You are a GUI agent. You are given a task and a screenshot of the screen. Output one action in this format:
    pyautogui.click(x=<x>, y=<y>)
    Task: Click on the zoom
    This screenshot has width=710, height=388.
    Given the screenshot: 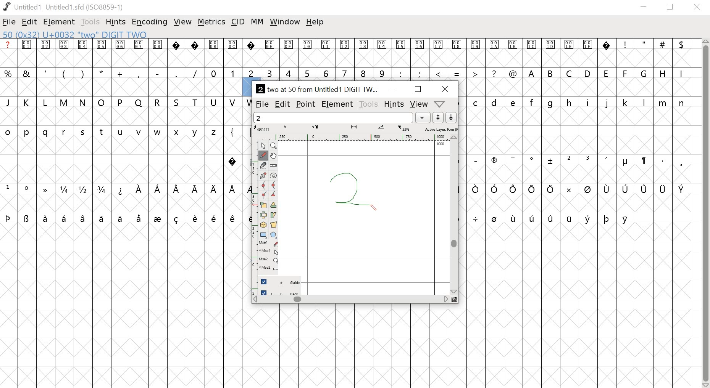 What is the action you would take?
    pyautogui.click(x=275, y=146)
    